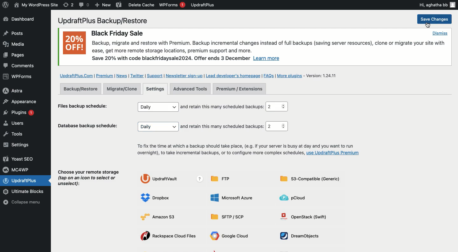  What do you see at coordinates (24, 203) in the screenshot?
I see `Collapse menu` at bounding box center [24, 203].